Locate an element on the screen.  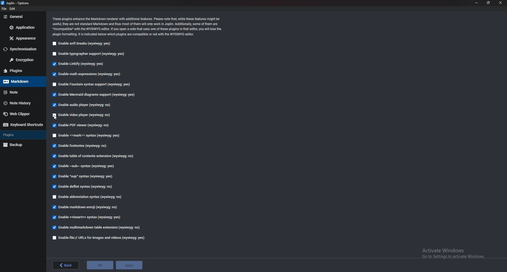
Enable soft breaks is located at coordinates (82, 44).